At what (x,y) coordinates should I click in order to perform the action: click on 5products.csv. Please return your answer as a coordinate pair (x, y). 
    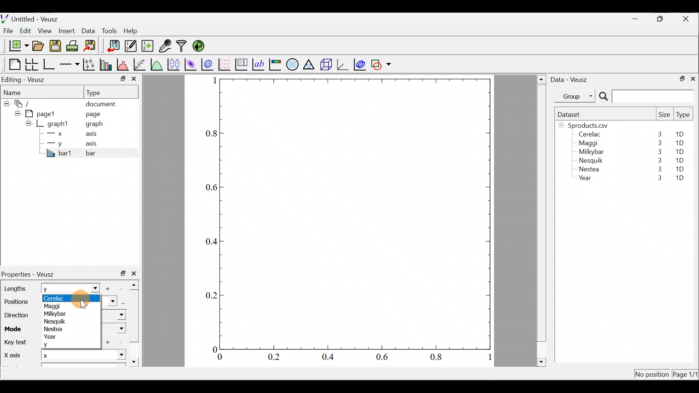
    Looking at the image, I should click on (587, 125).